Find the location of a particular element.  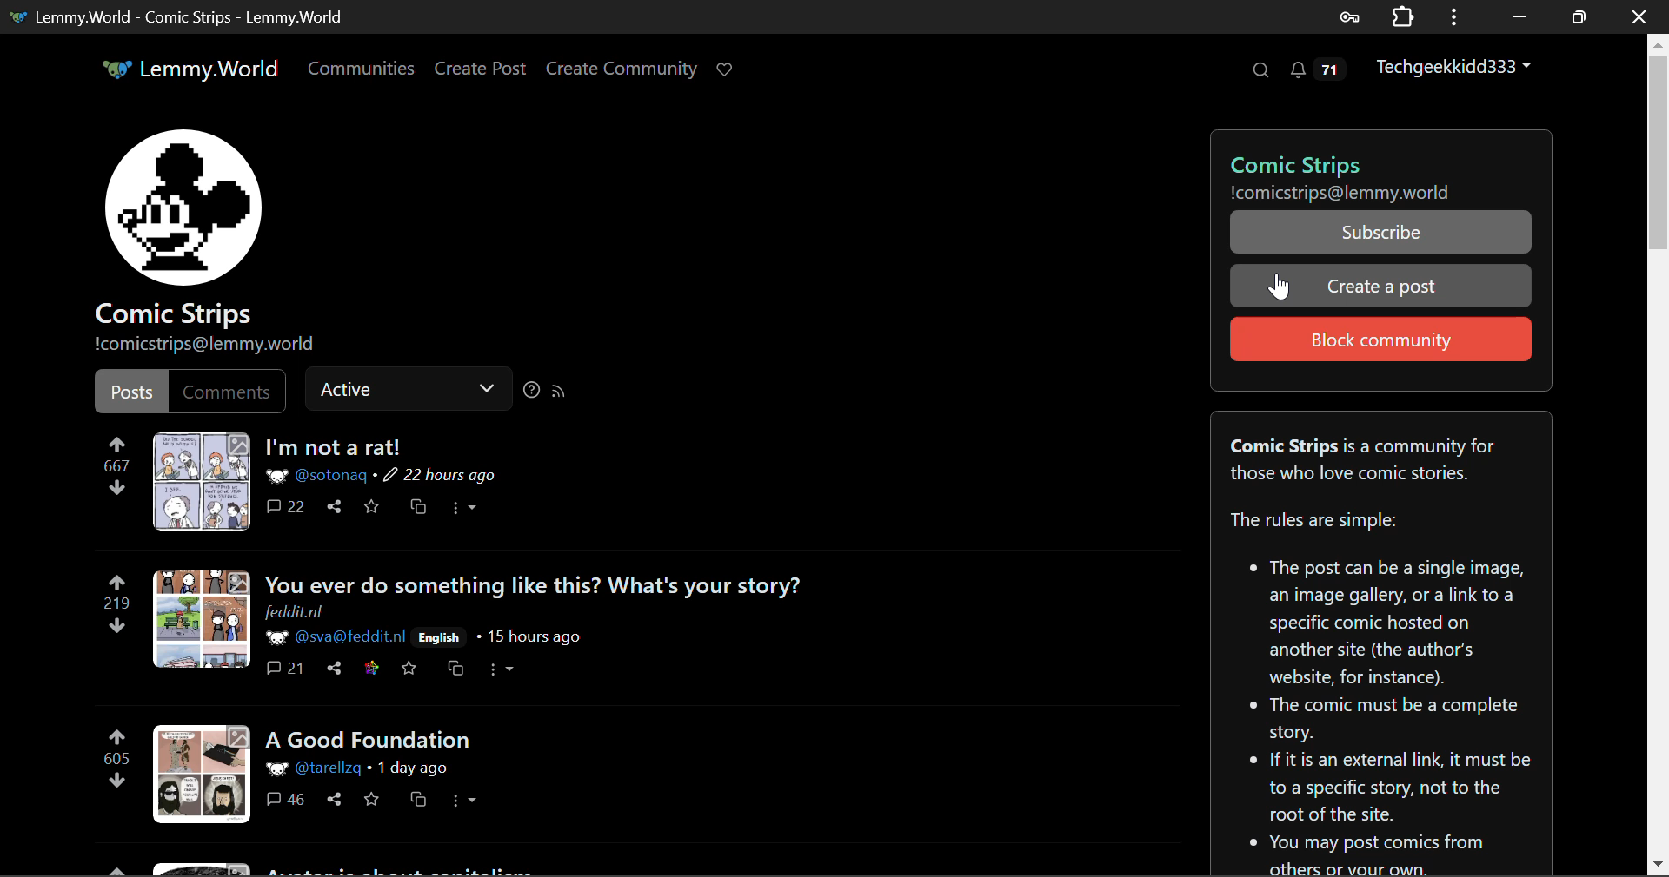

Cross-post is located at coordinates (457, 667).